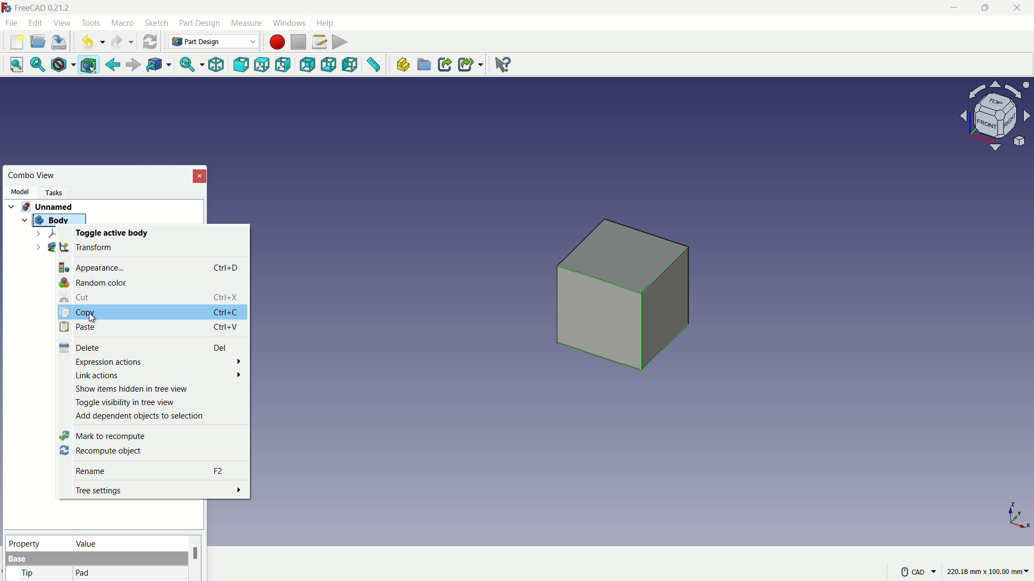 The image size is (1034, 581). Describe the element at coordinates (984, 8) in the screenshot. I see `maximize or restore` at that location.